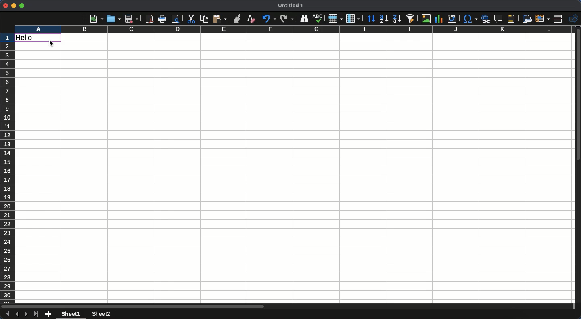  Describe the element at coordinates (48, 315) in the screenshot. I see `Add new sheet` at that location.